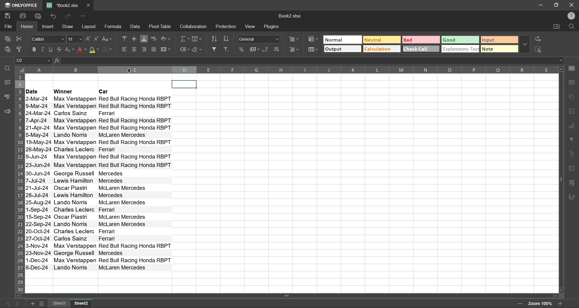 Image resolution: width=579 pixels, height=308 pixels. I want to click on paragraph, so click(572, 141).